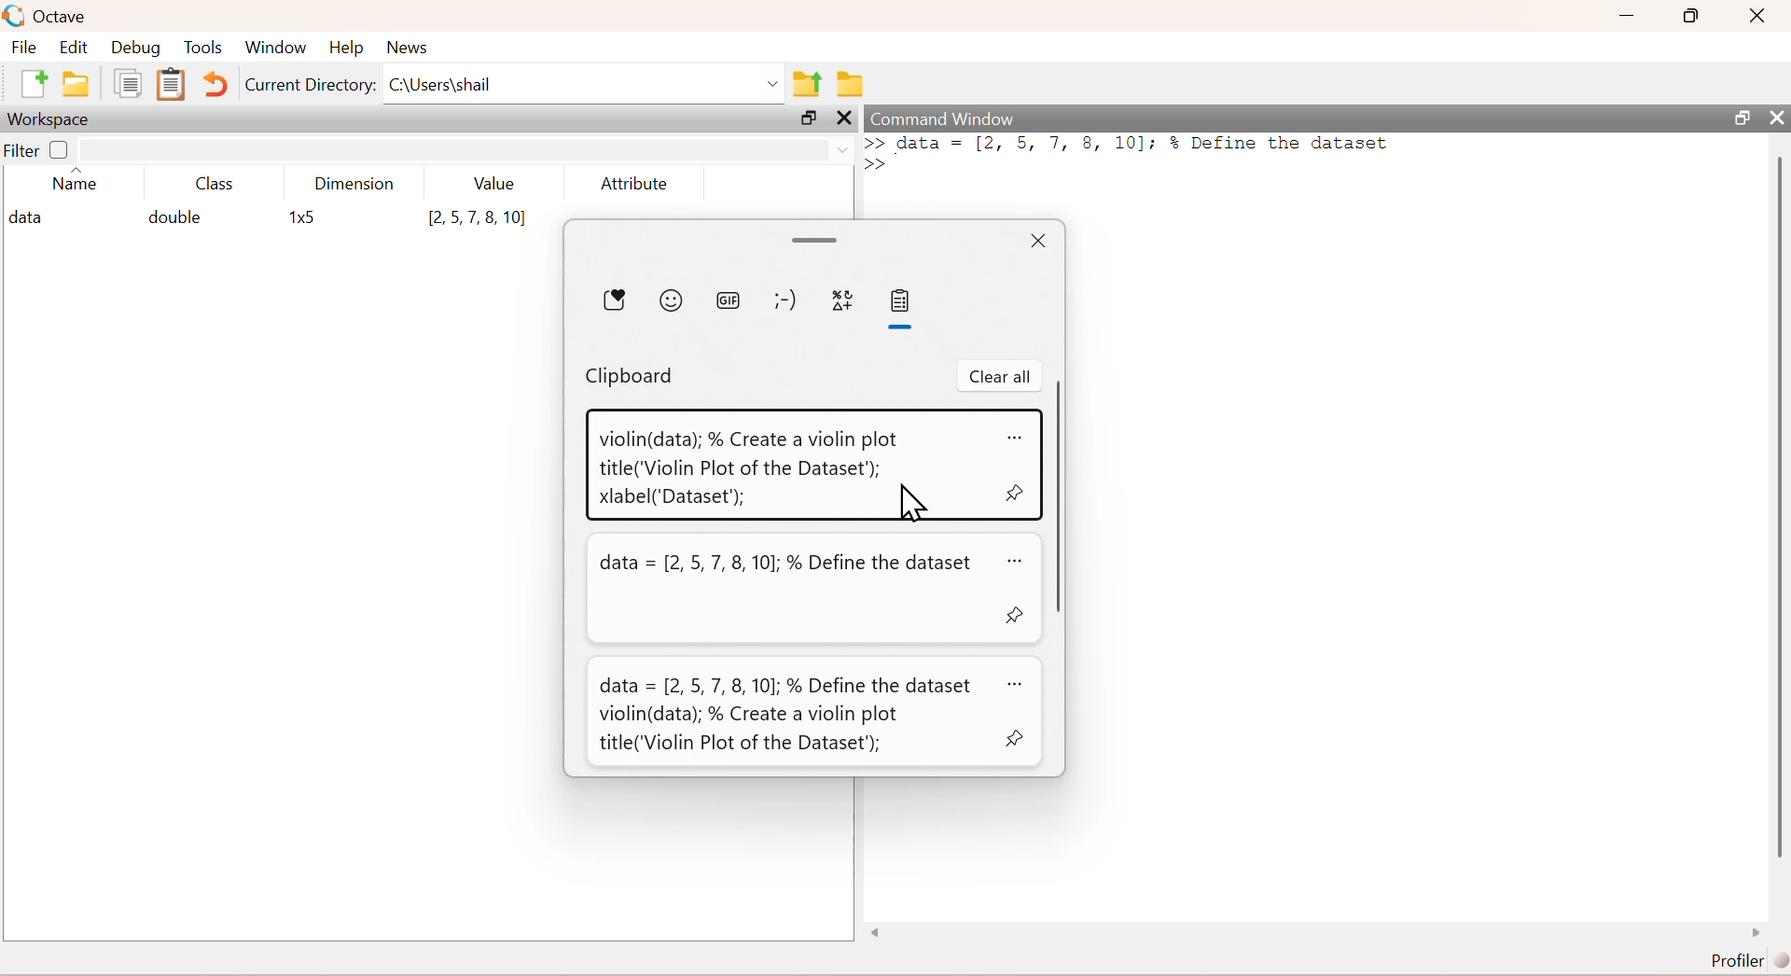  Describe the element at coordinates (1039, 242) in the screenshot. I see `close` at that location.